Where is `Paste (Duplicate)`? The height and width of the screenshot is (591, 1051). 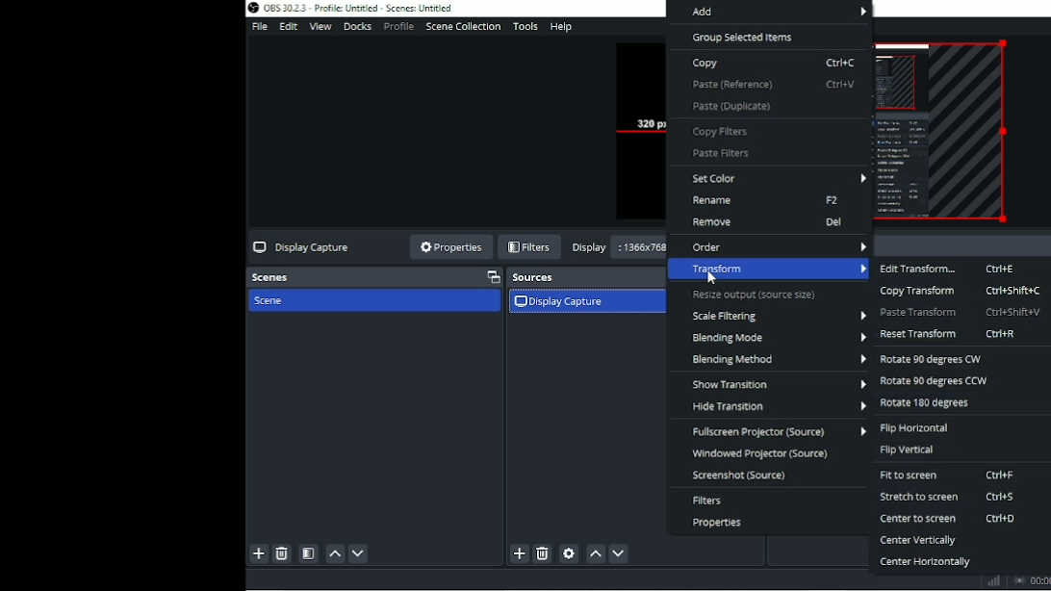
Paste (Duplicate) is located at coordinates (731, 107).